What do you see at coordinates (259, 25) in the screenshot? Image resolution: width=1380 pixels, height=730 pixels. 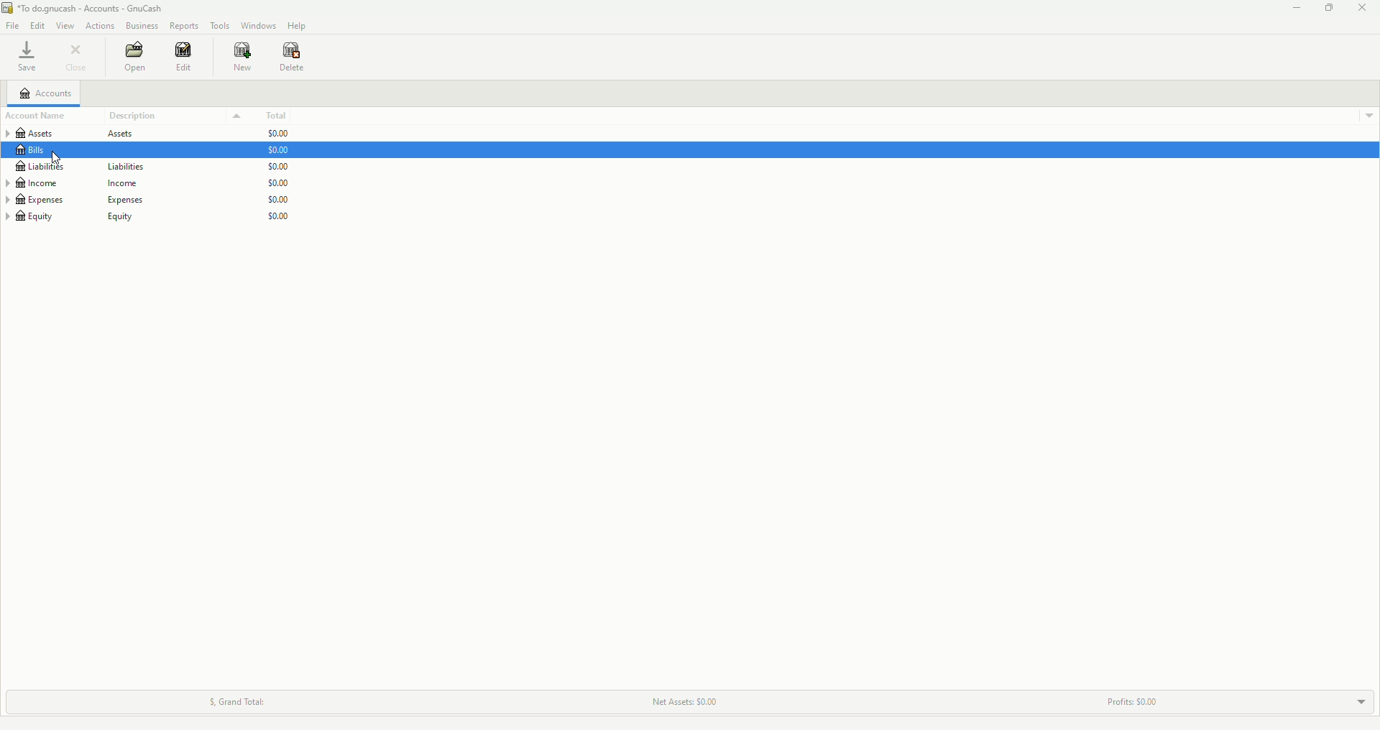 I see `Windows` at bounding box center [259, 25].